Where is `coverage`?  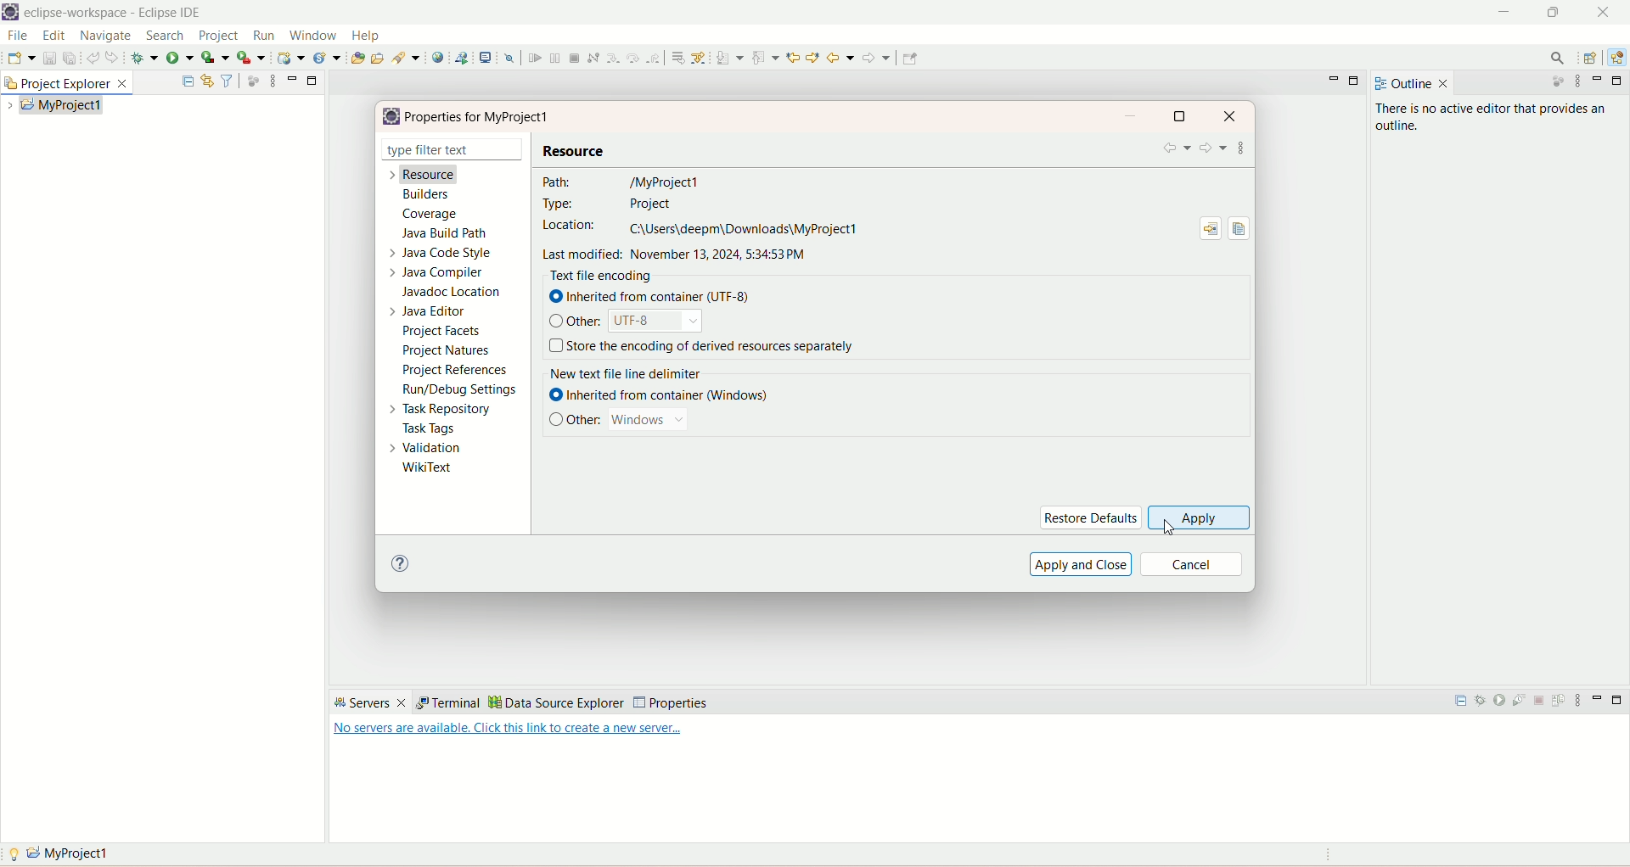
coverage is located at coordinates (430, 215).